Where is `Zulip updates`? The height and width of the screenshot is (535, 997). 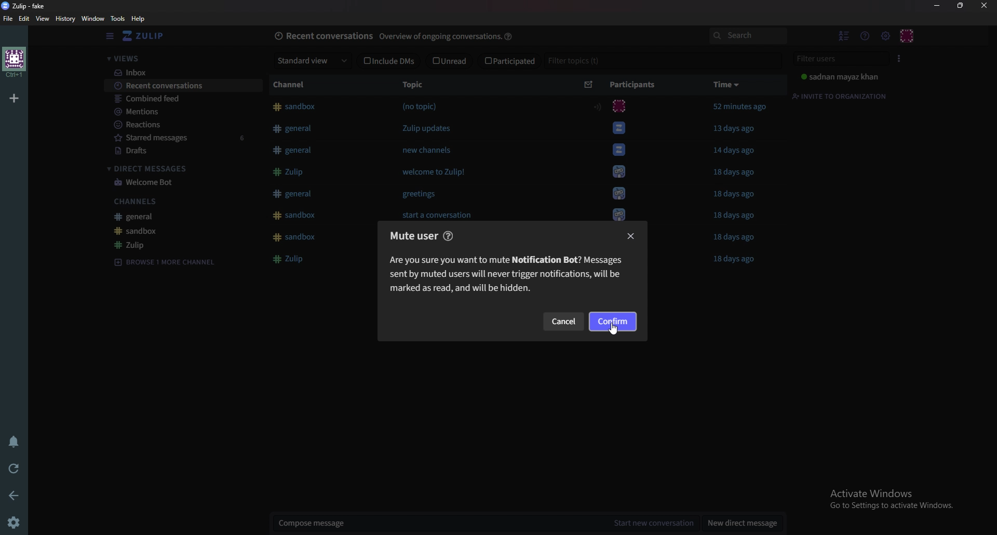 Zulip updates is located at coordinates (433, 128).